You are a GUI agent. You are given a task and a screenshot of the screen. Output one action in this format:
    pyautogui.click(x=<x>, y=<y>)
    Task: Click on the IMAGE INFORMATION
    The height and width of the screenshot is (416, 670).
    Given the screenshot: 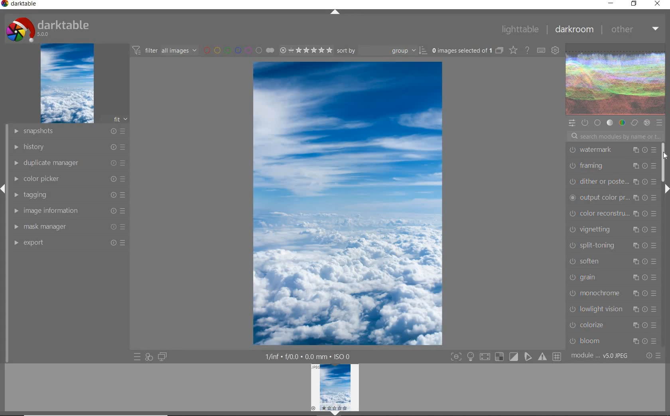 What is the action you would take?
    pyautogui.click(x=71, y=210)
    